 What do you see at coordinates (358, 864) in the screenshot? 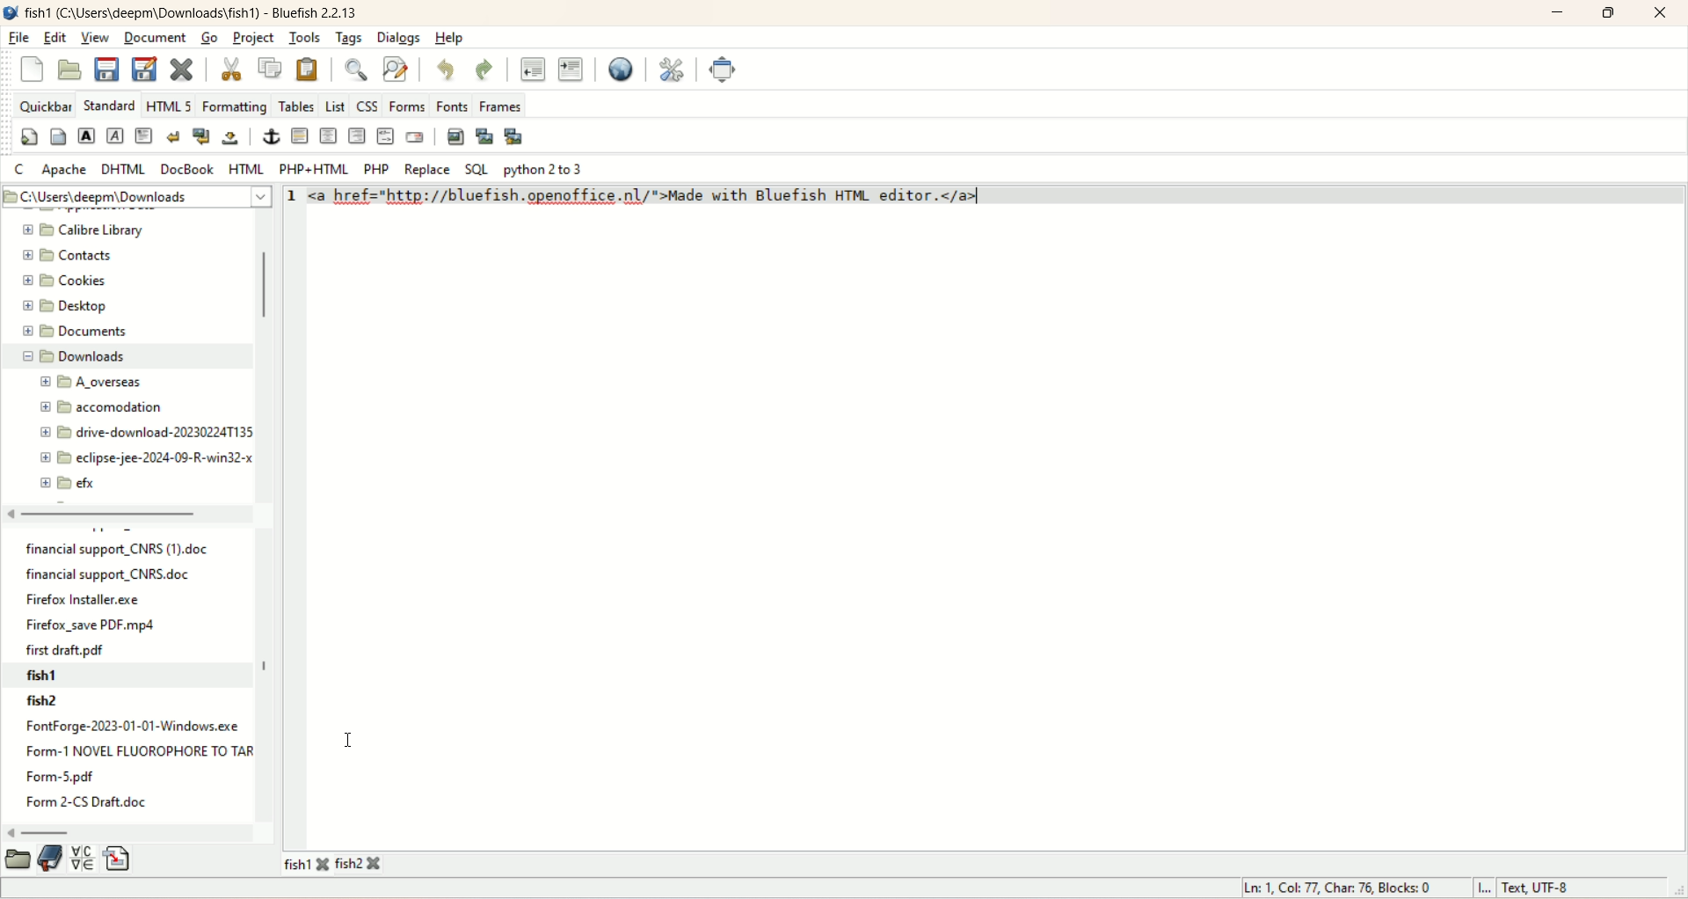
I see `file2` at bounding box center [358, 864].